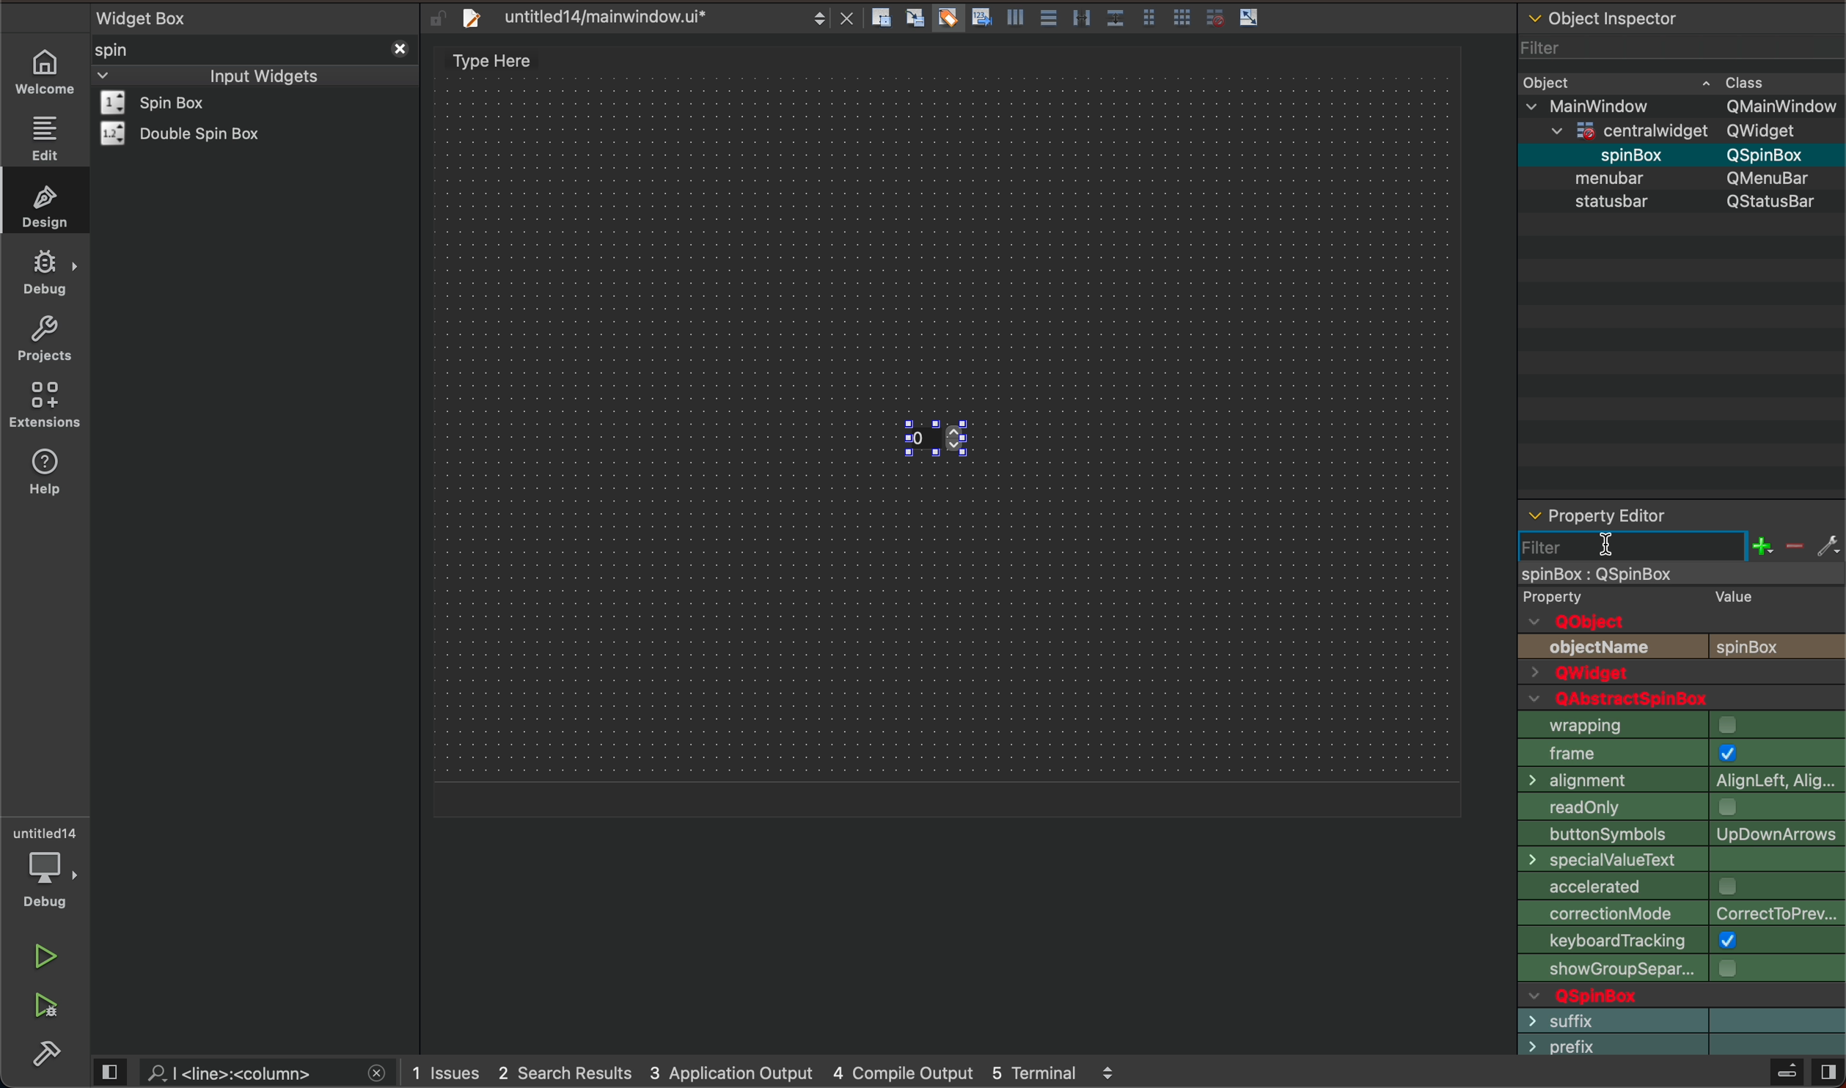  I want to click on class, so click(1748, 80).